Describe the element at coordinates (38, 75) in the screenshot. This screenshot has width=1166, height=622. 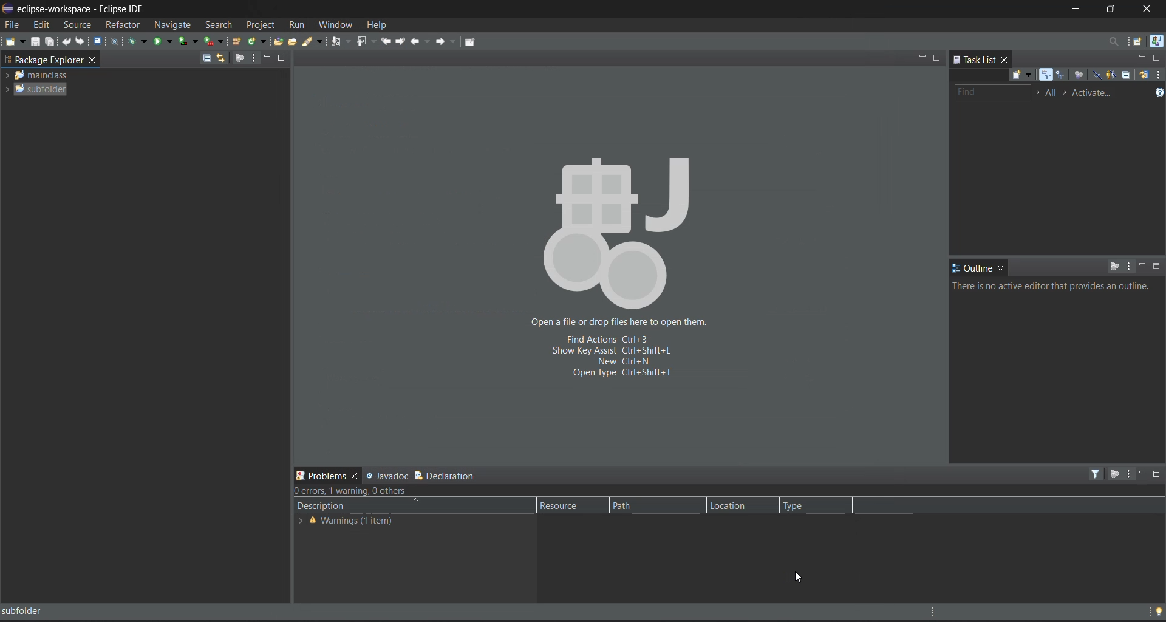
I see `folder` at that location.